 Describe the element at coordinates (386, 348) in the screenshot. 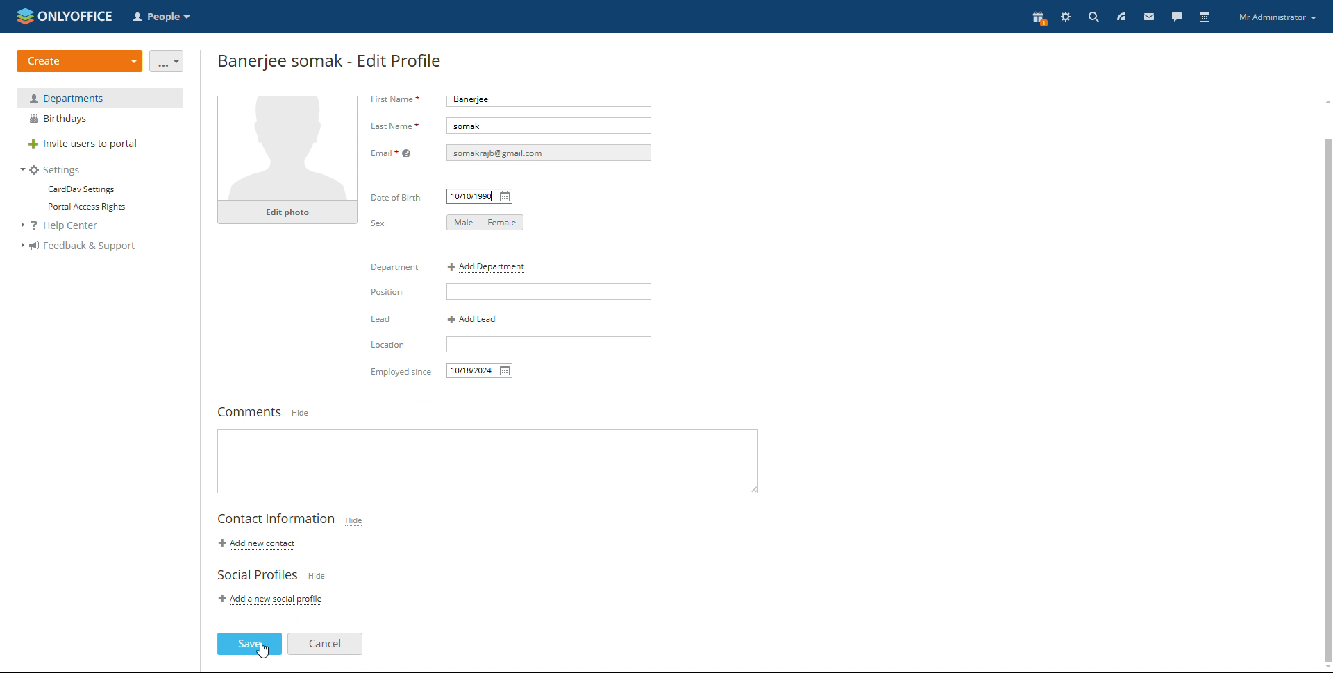

I see `Lead` at that location.